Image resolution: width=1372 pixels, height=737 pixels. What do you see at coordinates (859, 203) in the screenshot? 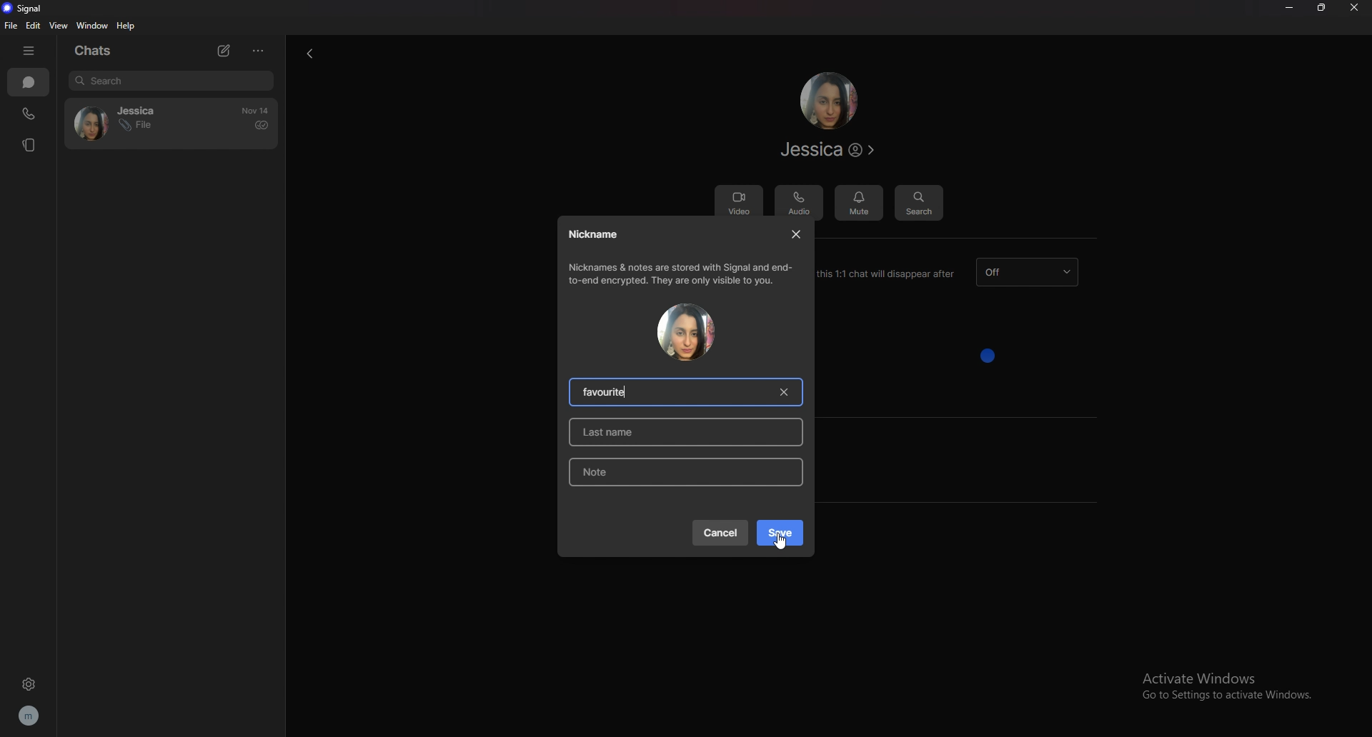
I see `mute` at bounding box center [859, 203].